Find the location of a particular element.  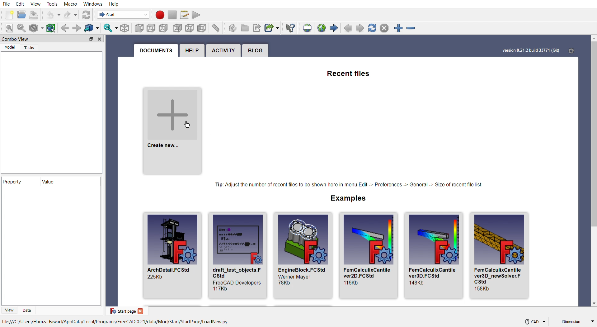

Change the draw style of the objects is located at coordinates (37, 27).